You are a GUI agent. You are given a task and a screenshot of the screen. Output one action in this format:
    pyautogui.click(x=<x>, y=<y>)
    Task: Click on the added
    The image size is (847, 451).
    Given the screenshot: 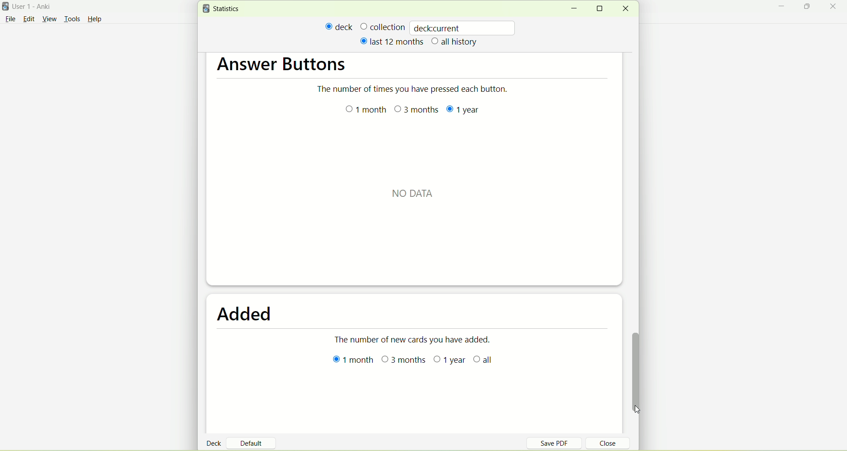 What is the action you would take?
    pyautogui.click(x=251, y=315)
    